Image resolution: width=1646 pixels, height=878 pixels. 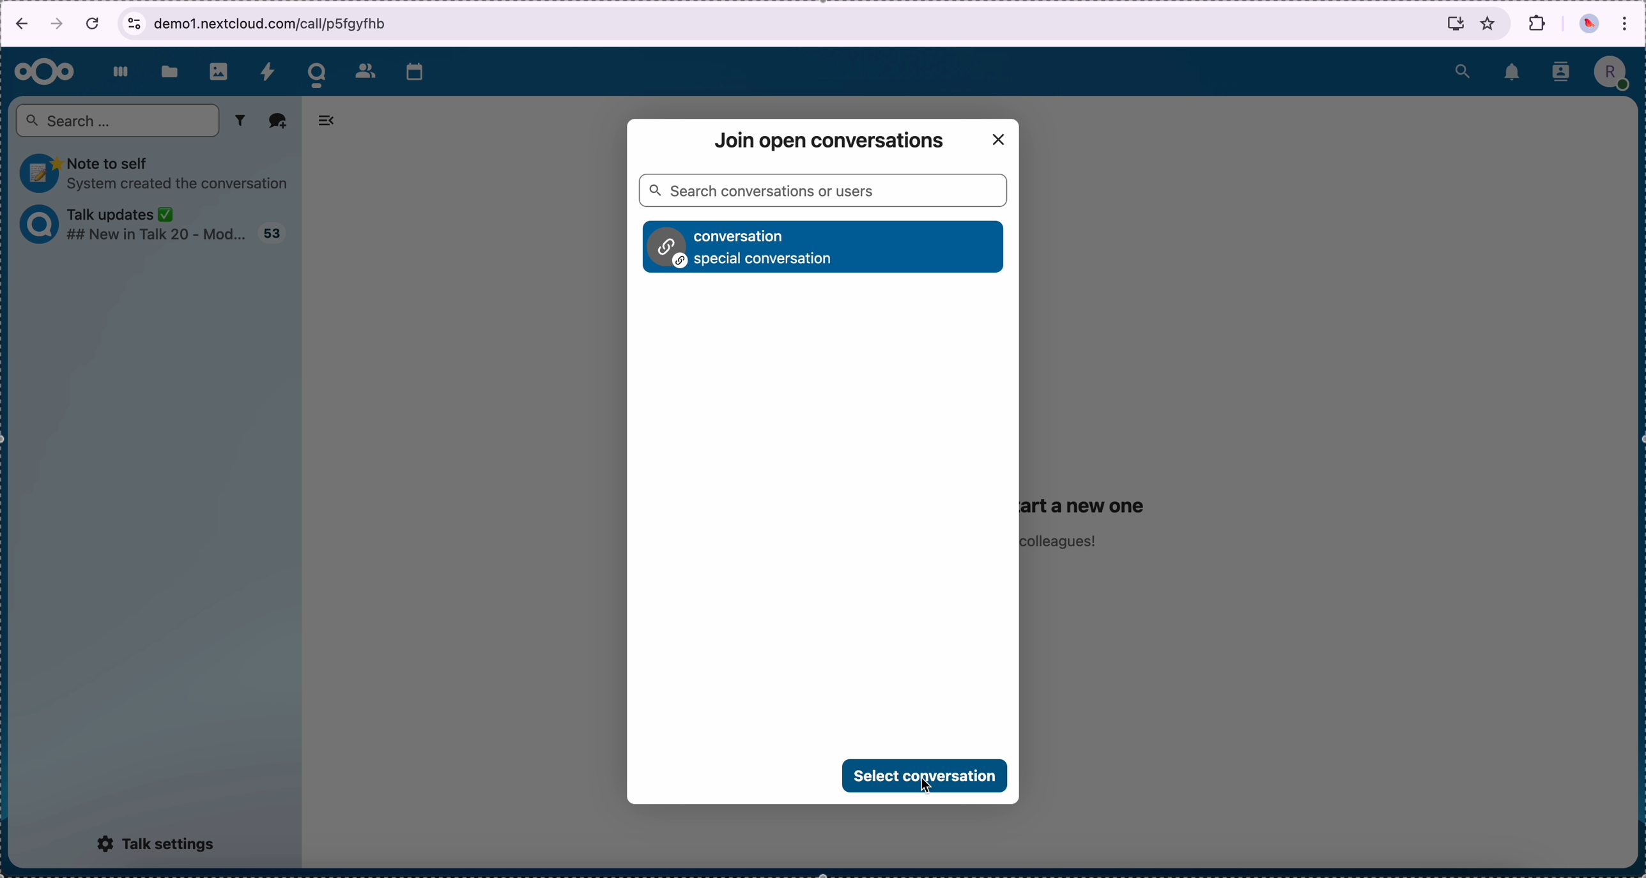 I want to click on notifications, so click(x=1512, y=73).